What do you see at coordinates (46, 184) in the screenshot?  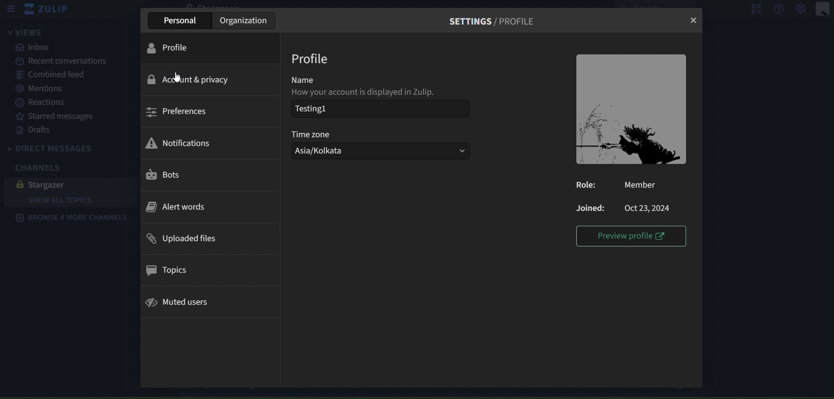 I see `stargazer` at bounding box center [46, 184].